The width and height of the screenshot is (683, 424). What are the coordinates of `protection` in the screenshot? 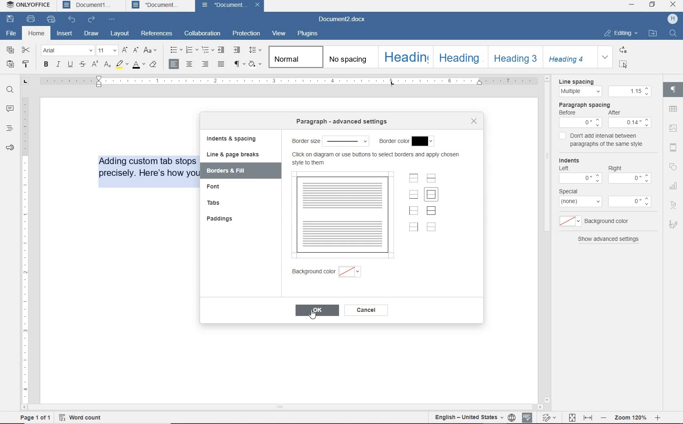 It's located at (246, 34).